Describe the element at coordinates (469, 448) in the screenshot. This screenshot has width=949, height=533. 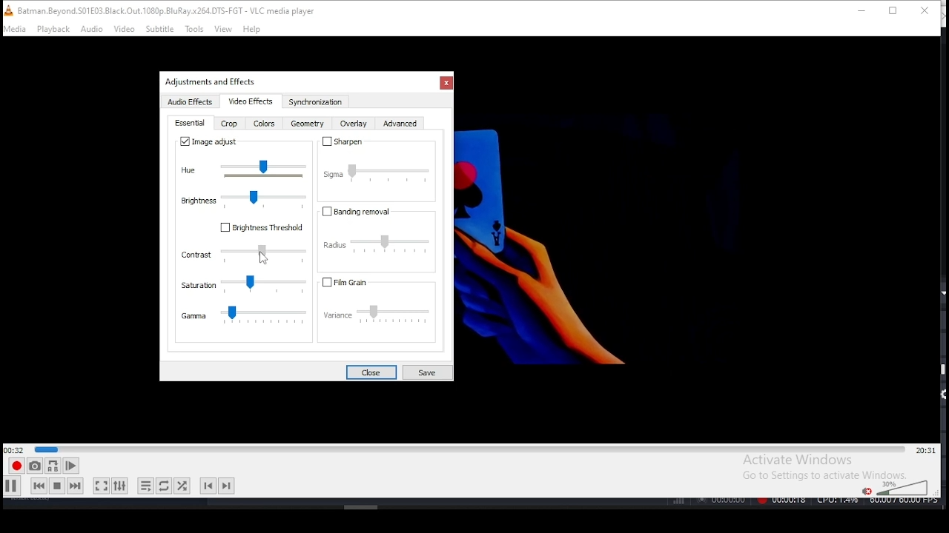
I see `seek bar` at that location.